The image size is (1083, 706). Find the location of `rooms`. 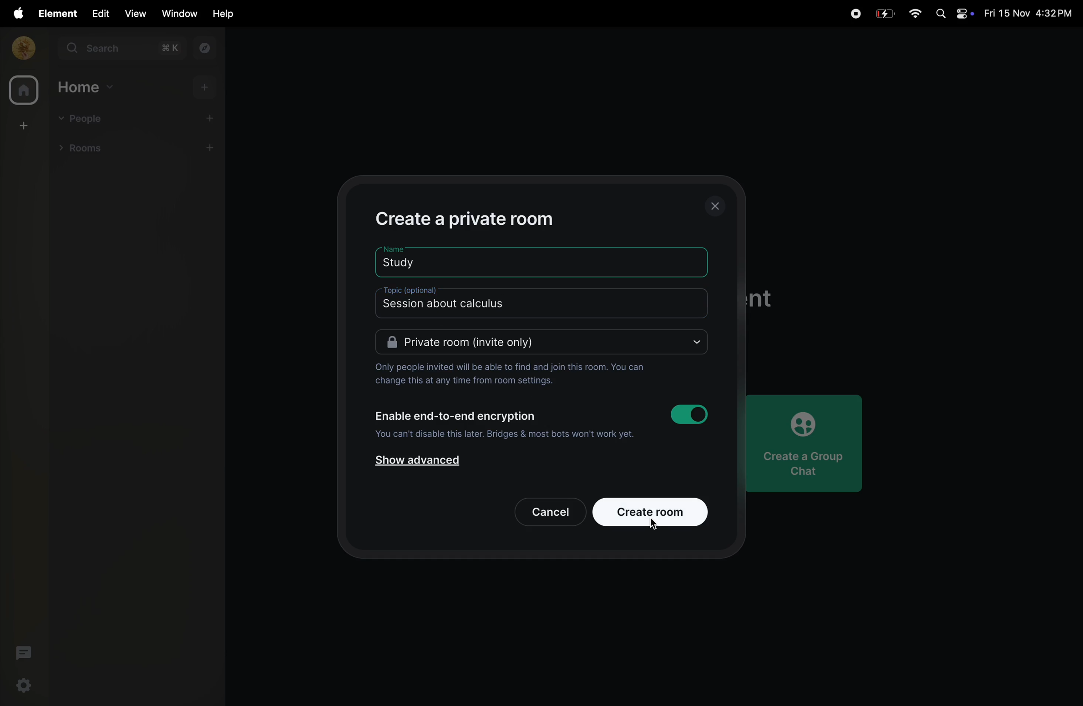

rooms is located at coordinates (90, 150).